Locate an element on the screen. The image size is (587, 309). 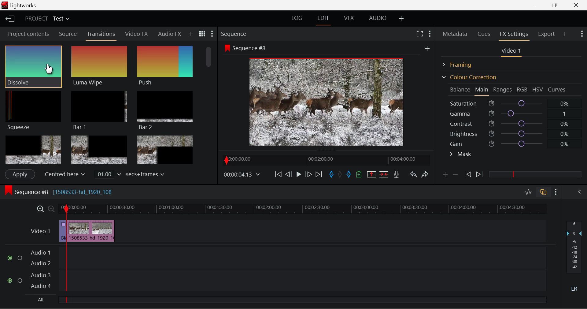
Show Settings is located at coordinates (429, 33).